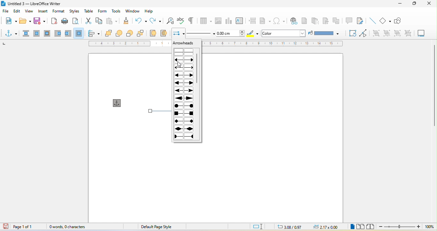  Describe the element at coordinates (130, 34) in the screenshot. I see `back one` at that location.